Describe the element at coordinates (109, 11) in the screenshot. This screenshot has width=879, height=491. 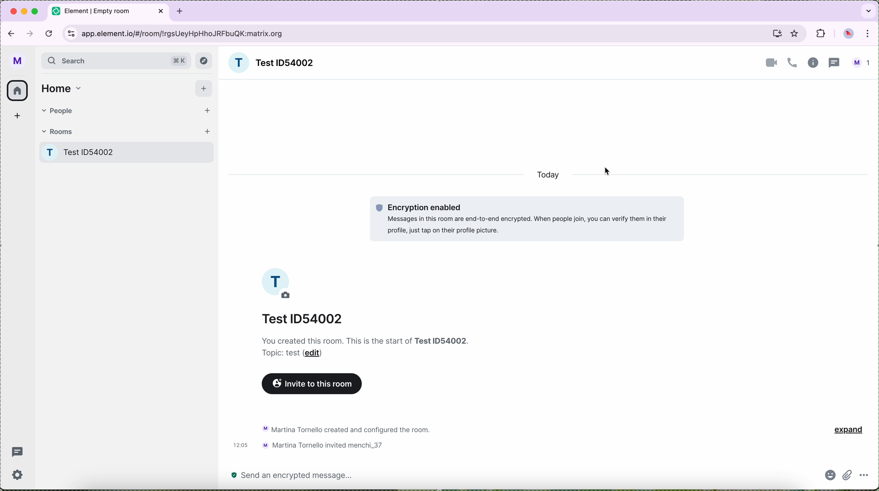
I see `tab` at that location.